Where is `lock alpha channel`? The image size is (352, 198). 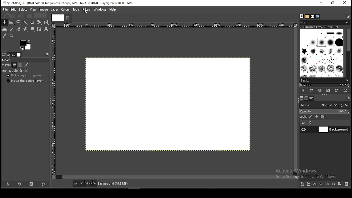
lock alpha channel is located at coordinates (323, 117).